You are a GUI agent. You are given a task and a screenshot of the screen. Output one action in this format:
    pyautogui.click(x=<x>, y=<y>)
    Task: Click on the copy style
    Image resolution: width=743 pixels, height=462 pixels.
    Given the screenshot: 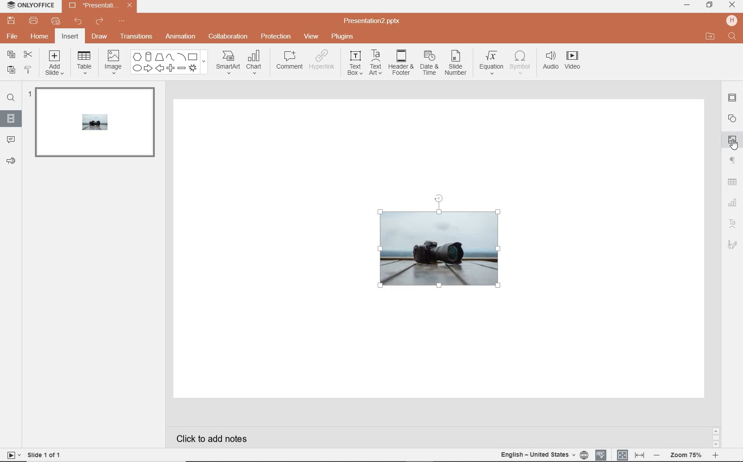 What is the action you would take?
    pyautogui.click(x=29, y=70)
    